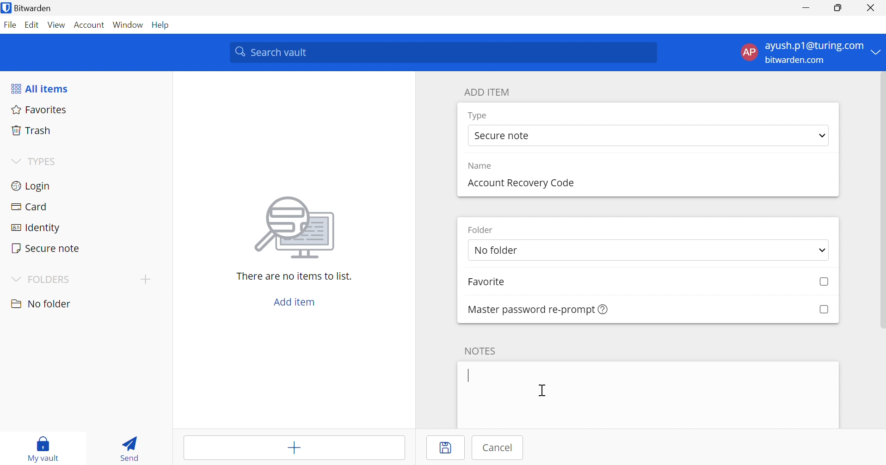 The width and height of the screenshot is (886, 465). Describe the element at coordinates (56, 24) in the screenshot. I see `View` at that location.